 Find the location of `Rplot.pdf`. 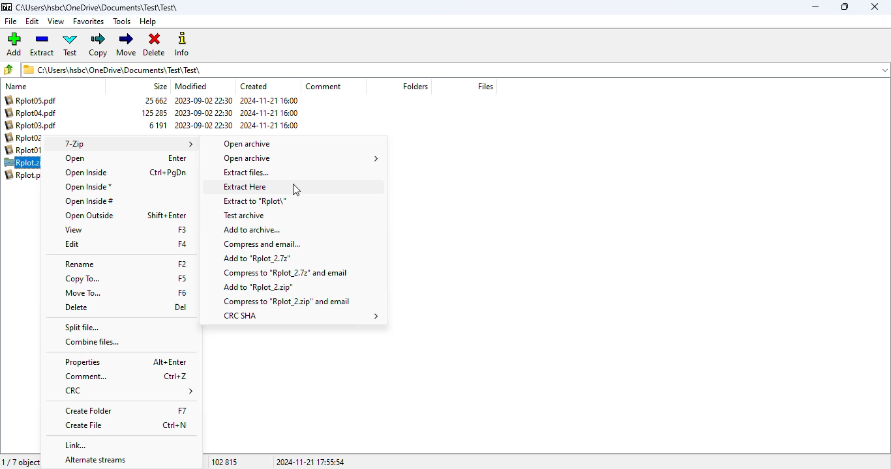

Rplot.pdf is located at coordinates (25, 175).